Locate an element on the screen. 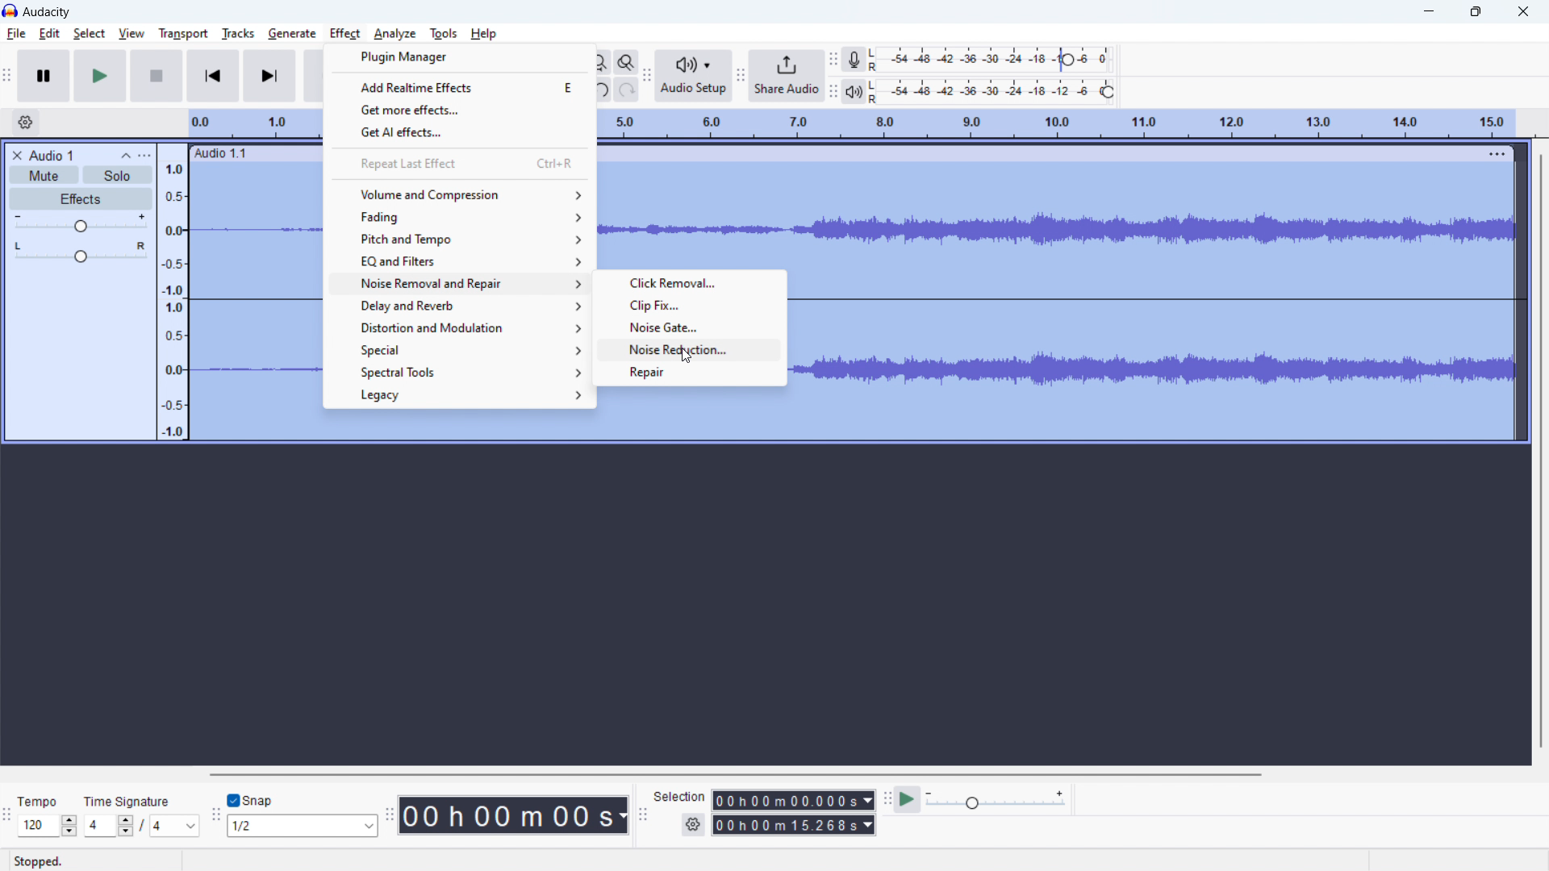  vertical scrollbar is located at coordinates (1537, 451).